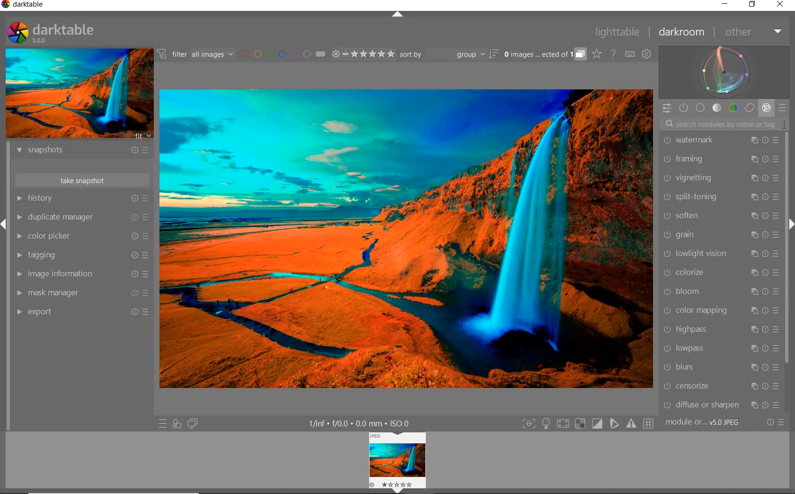 The width and height of the screenshot is (795, 494). Describe the element at coordinates (176, 424) in the screenshot. I see `QUICK ACCESS FOR APPLYING ANY OF YOUR STYLES` at that location.